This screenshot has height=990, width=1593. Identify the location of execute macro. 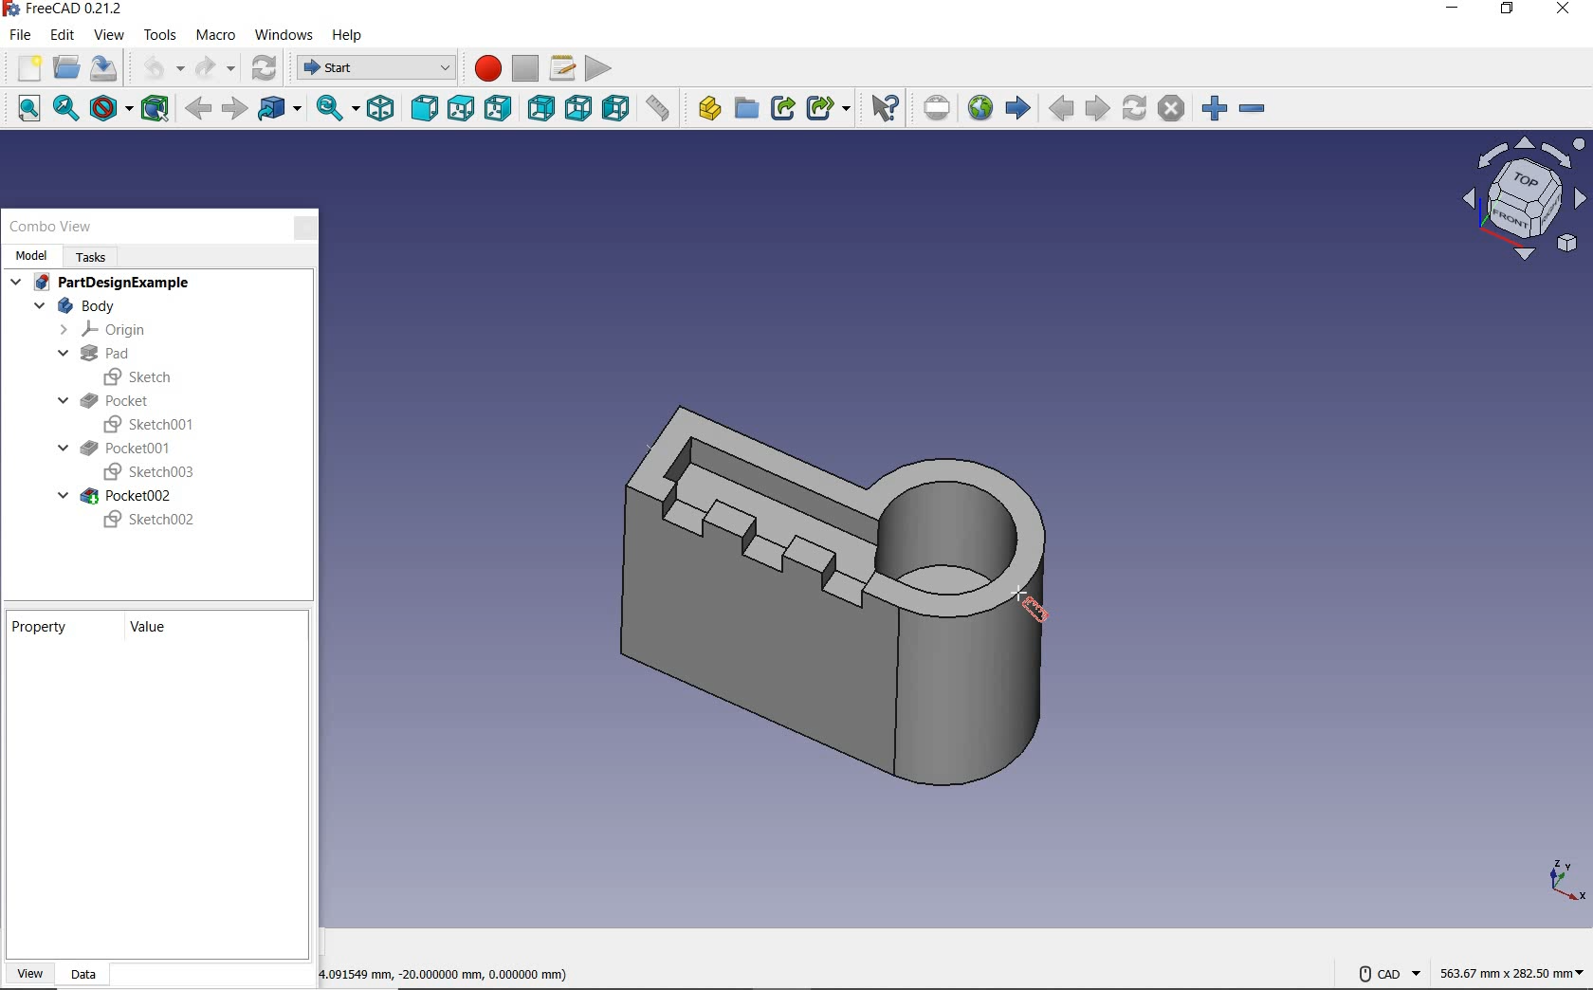
(599, 68).